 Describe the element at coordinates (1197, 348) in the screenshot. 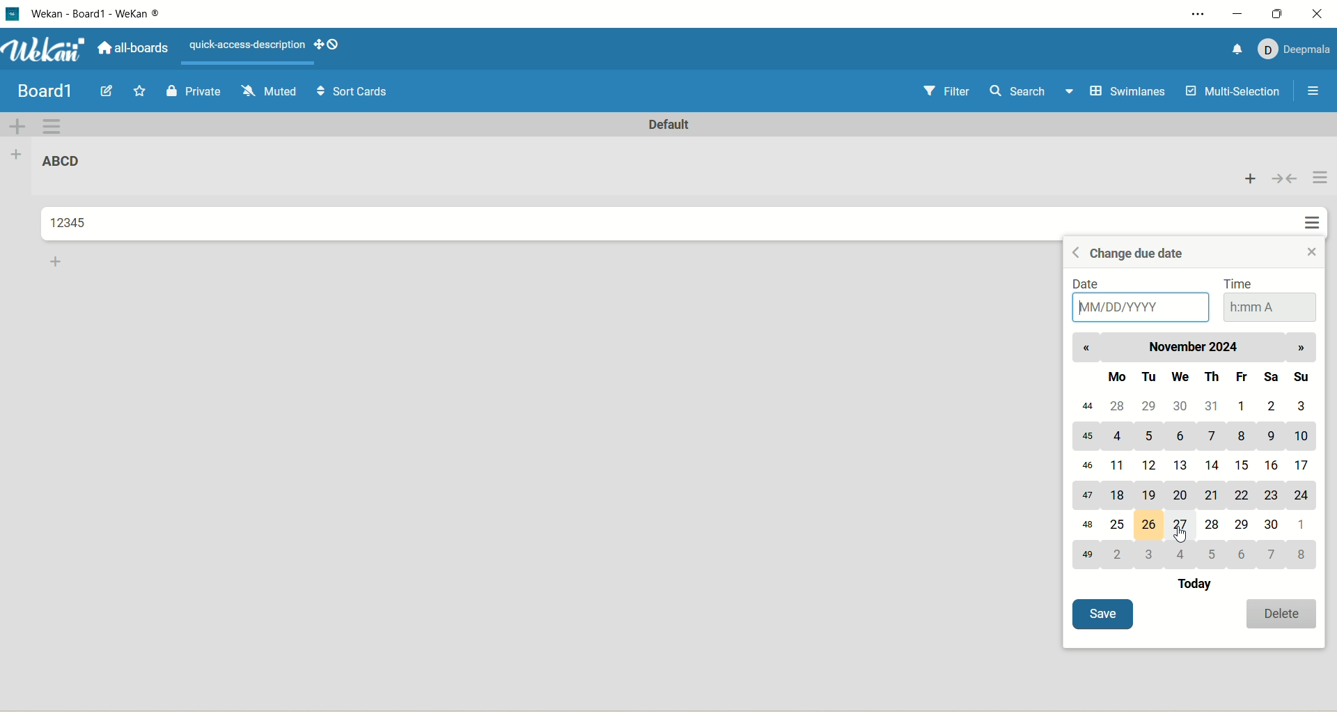

I see `month` at that location.